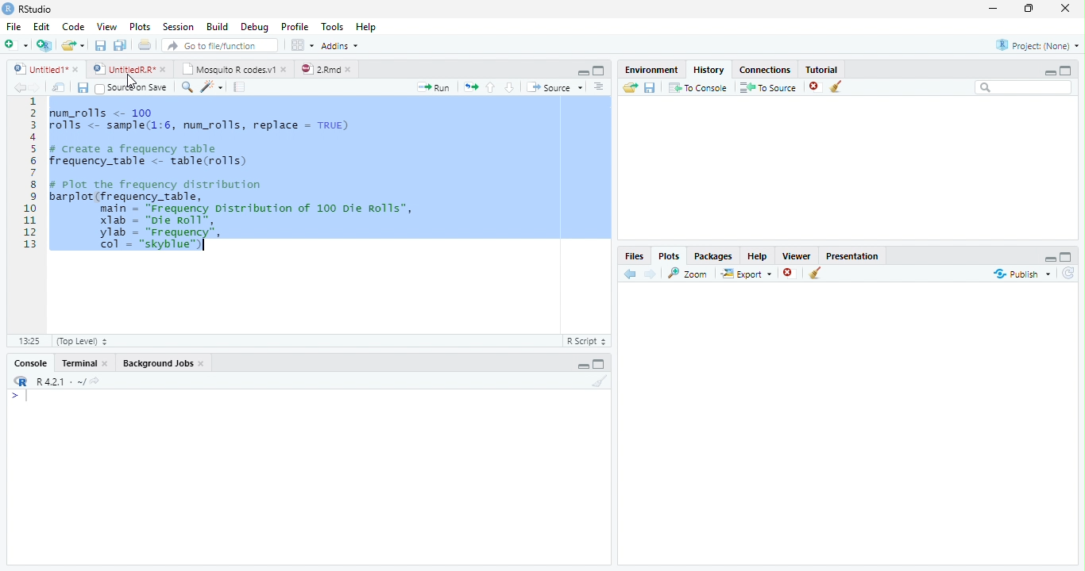 This screenshot has width=1085, height=571. What do you see at coordinates (581, 366) in the screenshot?
I see `Hide` at bounding box center [581, 366].